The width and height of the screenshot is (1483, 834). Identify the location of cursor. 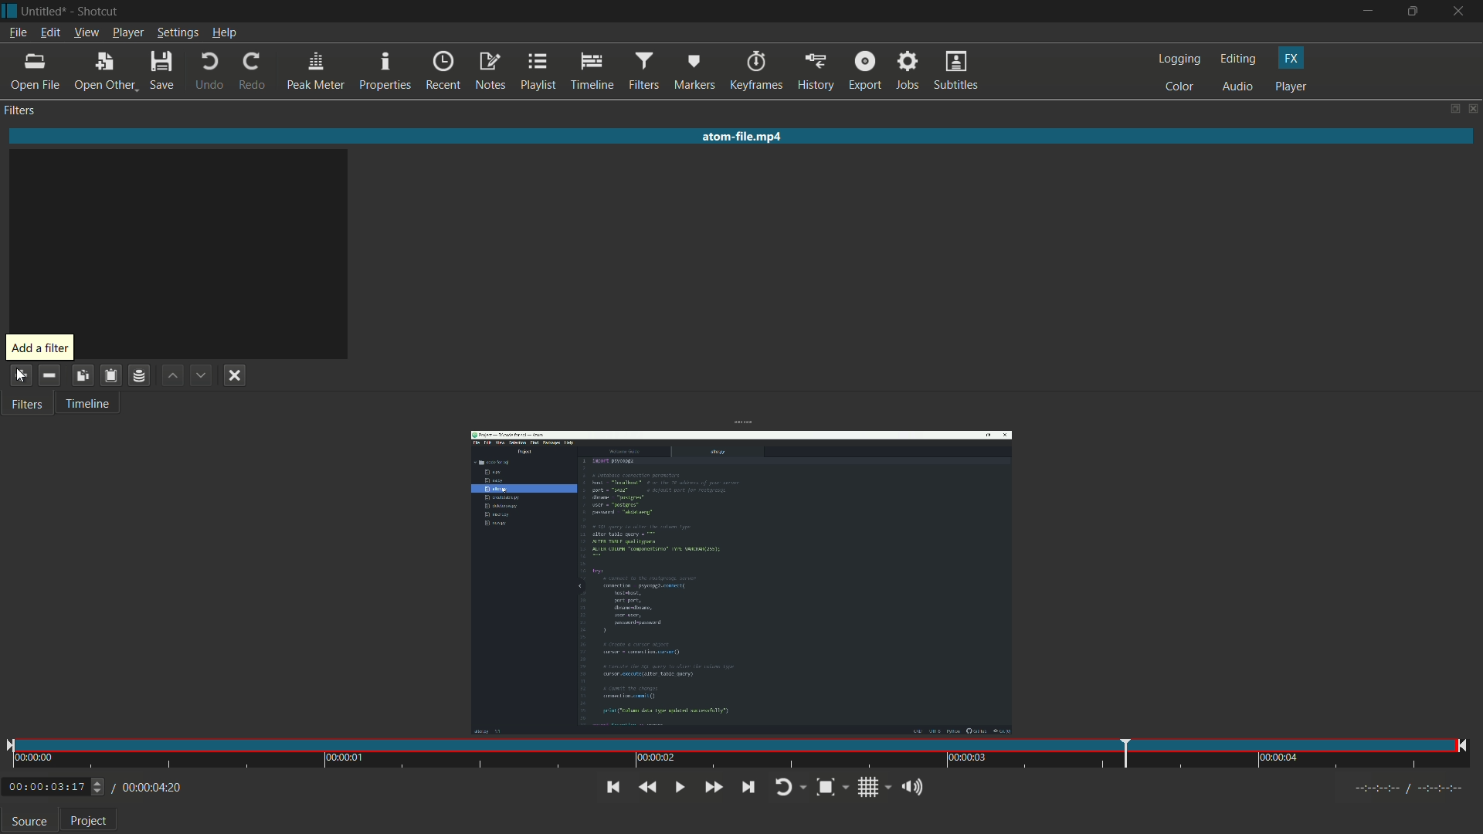
(15, 374).